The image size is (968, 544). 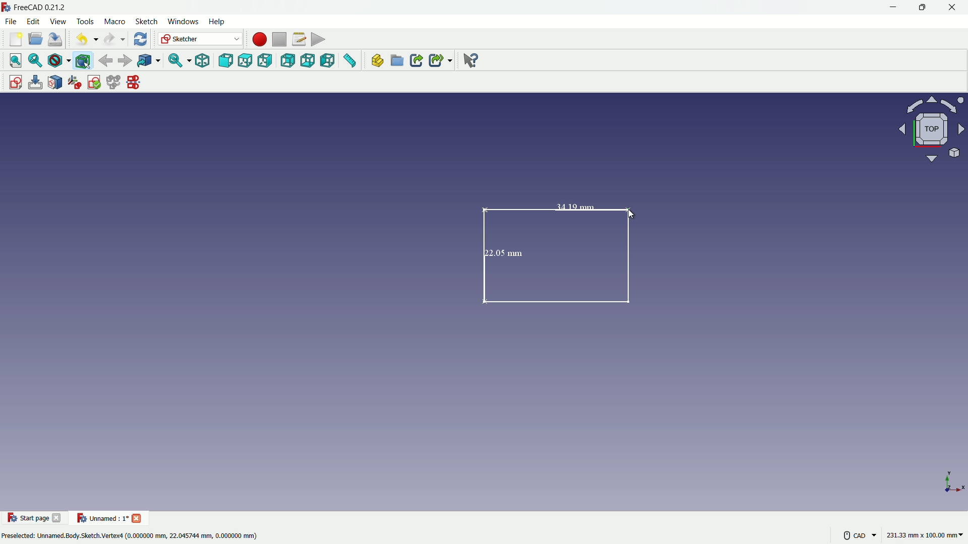 I want to click on rotate or change view, so click(x=930, y=130).